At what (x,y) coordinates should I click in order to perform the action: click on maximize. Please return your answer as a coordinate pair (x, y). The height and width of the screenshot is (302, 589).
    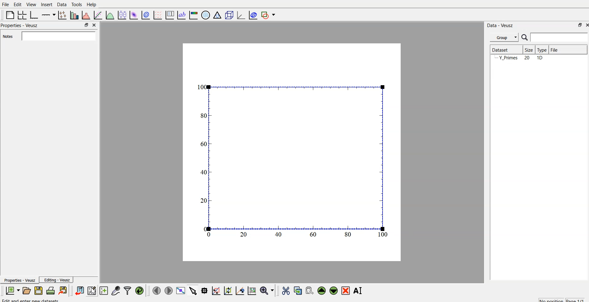
    Looking at the image, I should click on (577, 25).